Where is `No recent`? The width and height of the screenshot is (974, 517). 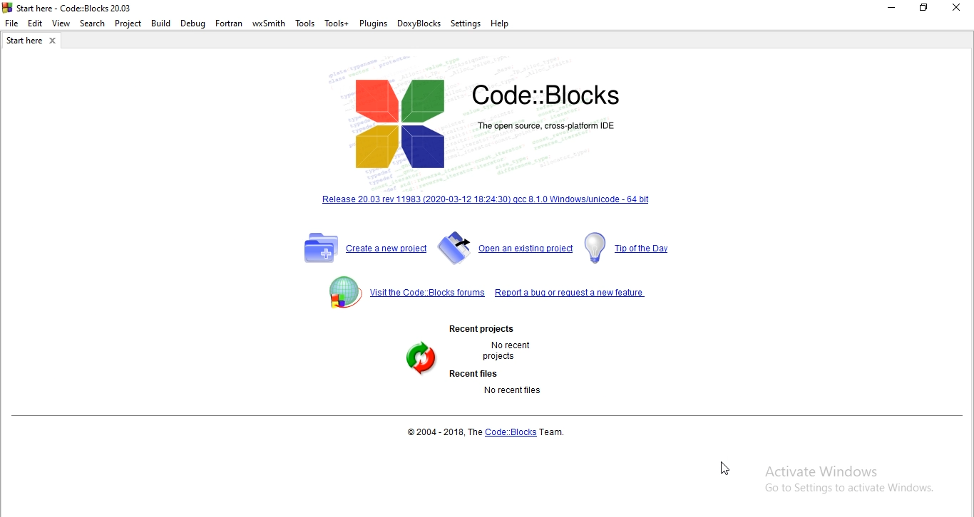 No recent is located at coordinates (511, 343).